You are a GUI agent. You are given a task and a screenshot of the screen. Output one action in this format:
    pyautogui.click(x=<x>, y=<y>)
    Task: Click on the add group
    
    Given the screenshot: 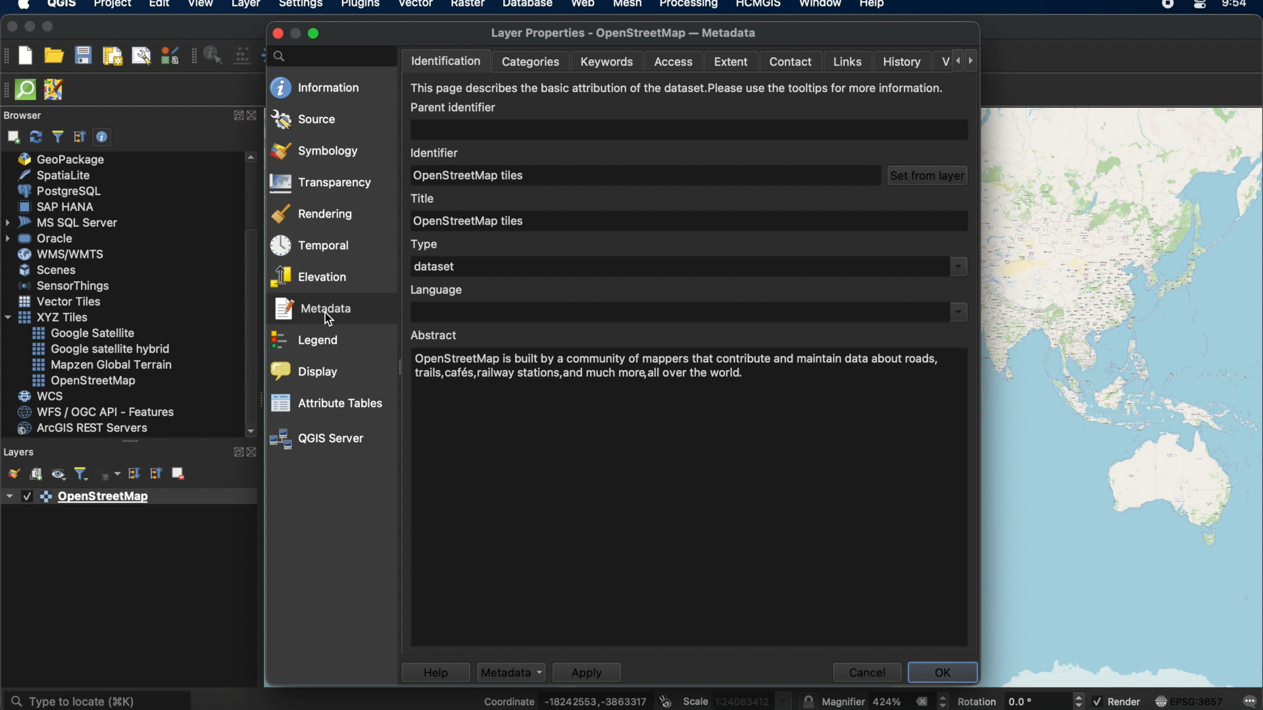 What is the action you would take?
    pyautogui.click(x=36, y=475)
    